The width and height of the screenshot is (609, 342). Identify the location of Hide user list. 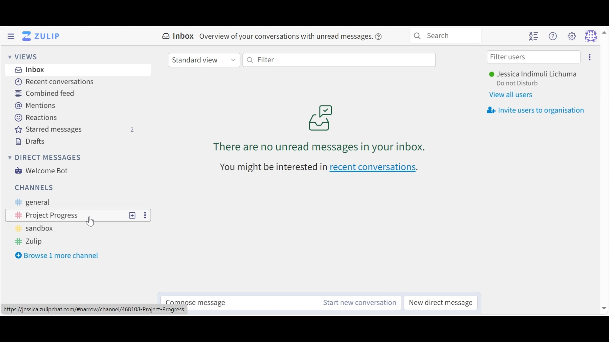
(533, 37).